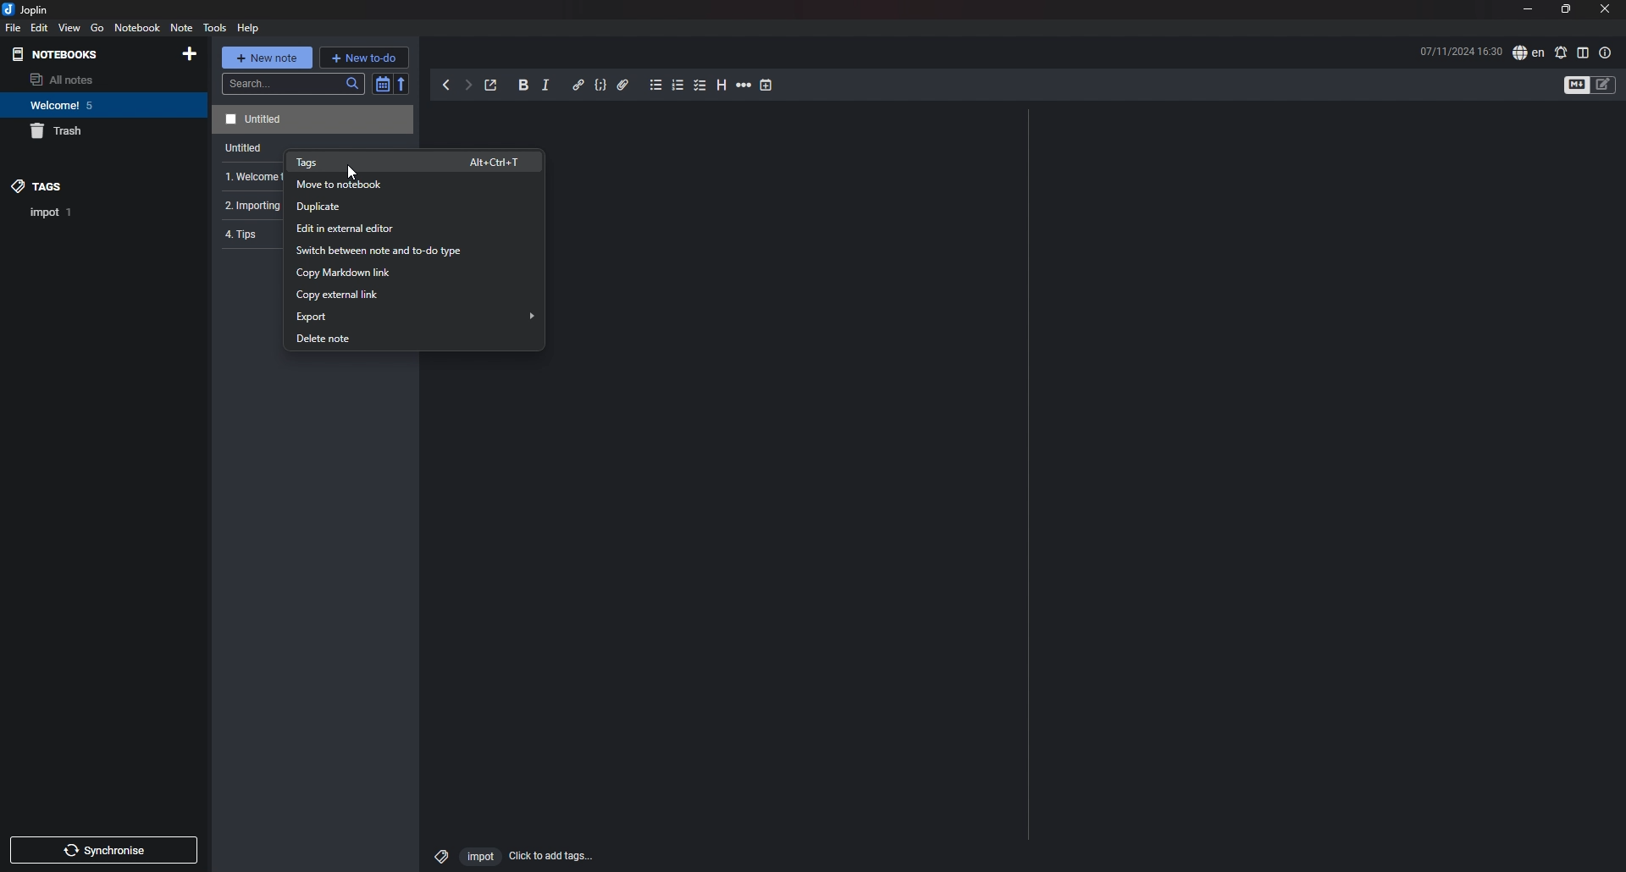  What do you see at coordinates (1605, 10) in the screenshot?
I see `close` at bounding box center [1605, 10].